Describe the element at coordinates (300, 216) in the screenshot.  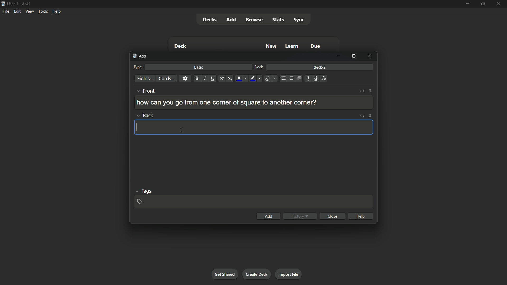
I see `history` at that location.